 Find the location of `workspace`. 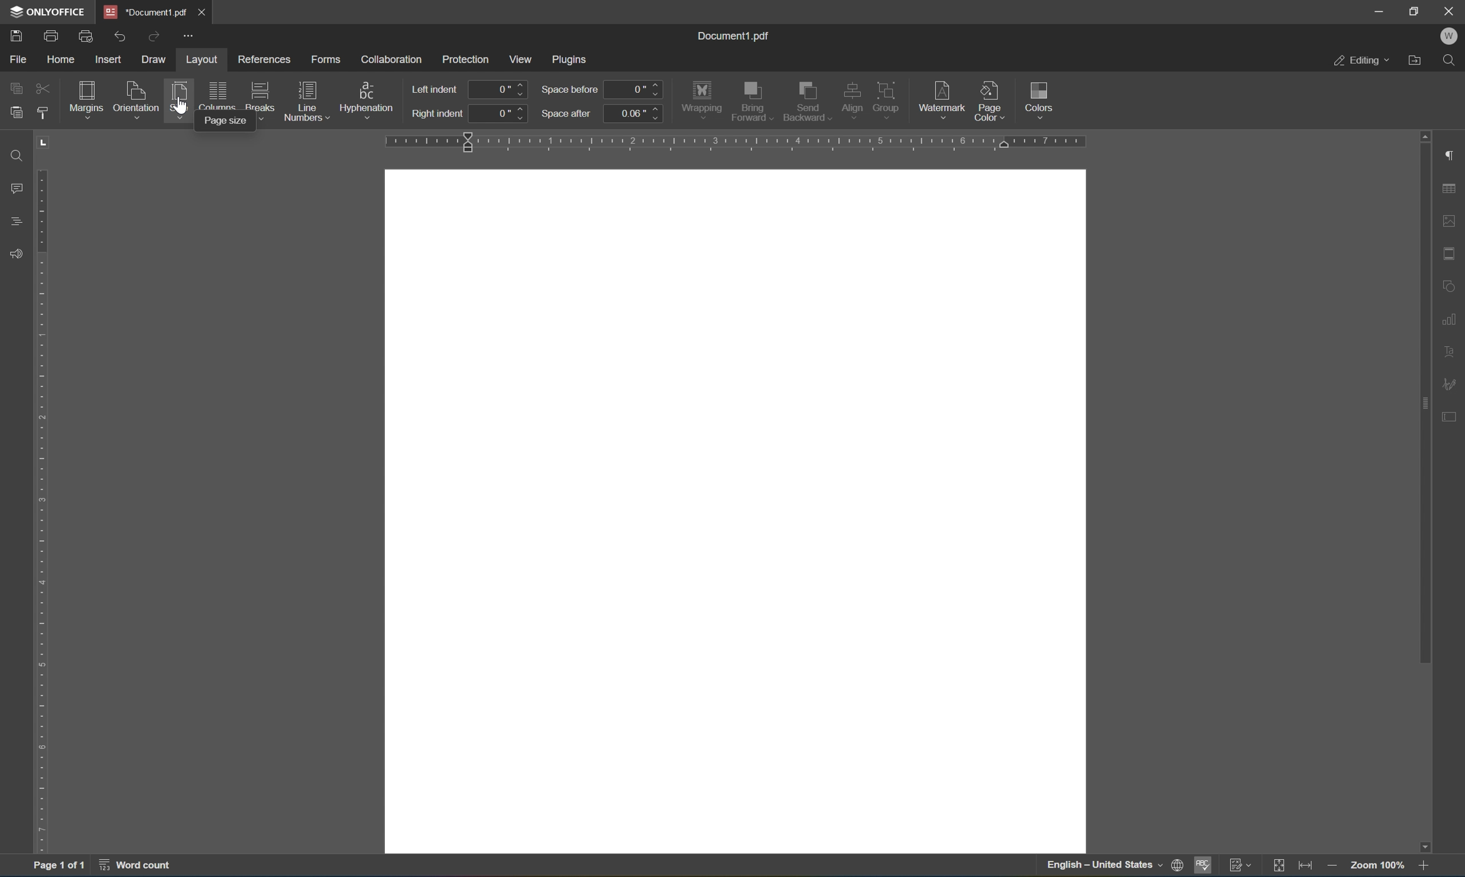

workspace is located at coordinates (734, 511).